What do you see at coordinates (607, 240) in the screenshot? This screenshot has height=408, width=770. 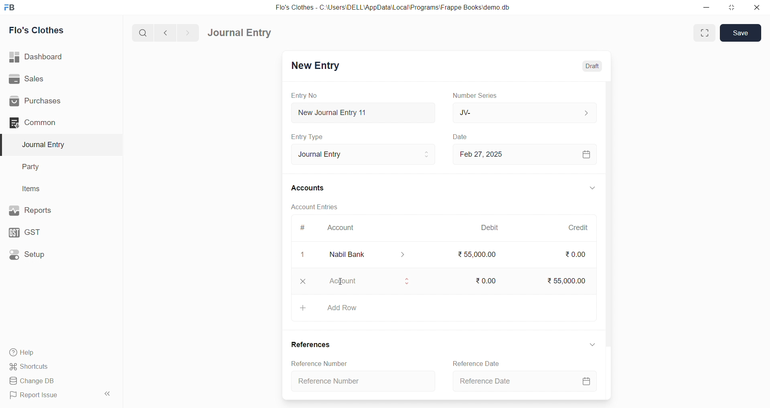 I see `VERTICAL SCROLL BAR` at bounding box center [607, 240].